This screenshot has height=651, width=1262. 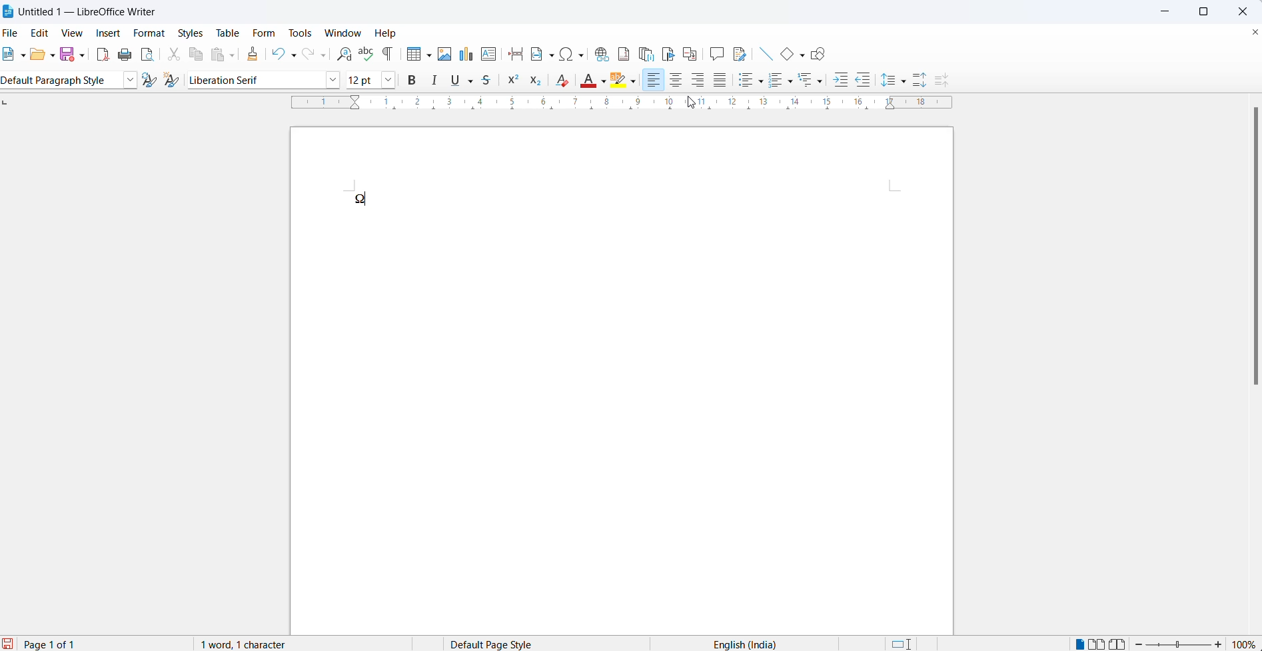 What do you see at coordinates (24, 56) in the screenshot?
I see `new options` at bounding box center [24, 56].